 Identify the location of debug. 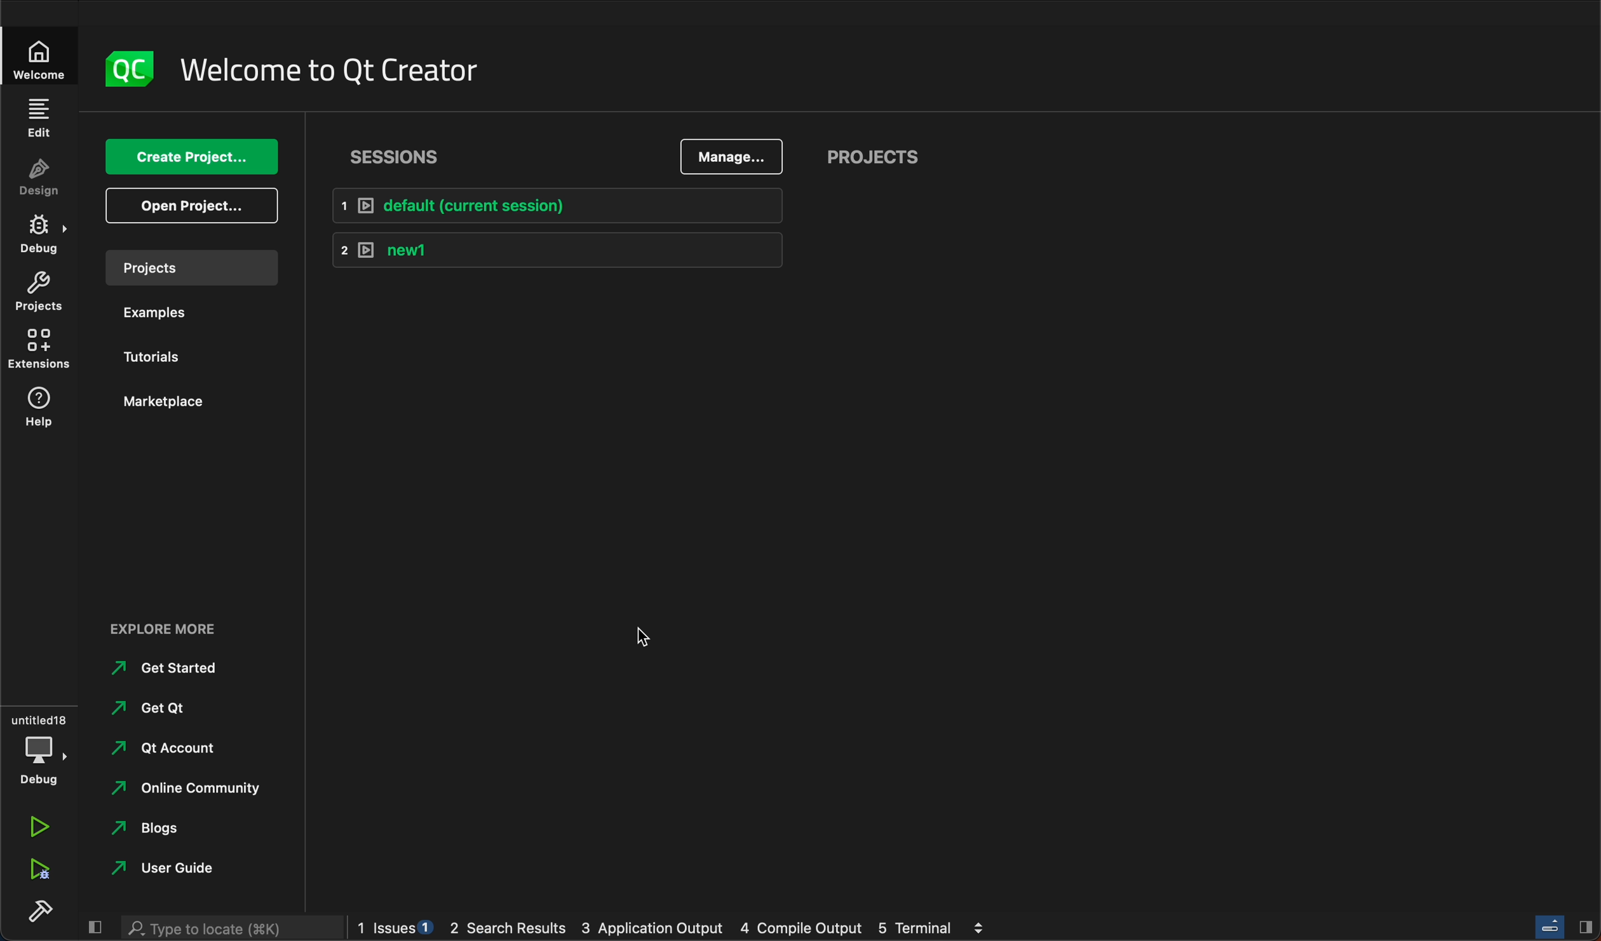
(41, 232).